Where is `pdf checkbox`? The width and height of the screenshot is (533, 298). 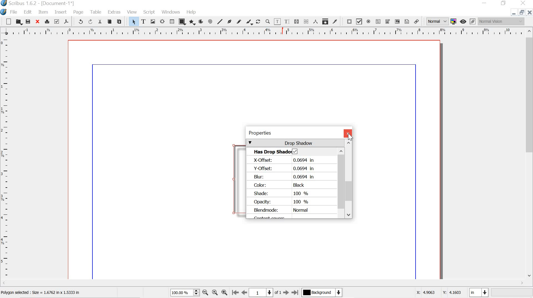
pdf checkbox is located at coordinates (359, 21).